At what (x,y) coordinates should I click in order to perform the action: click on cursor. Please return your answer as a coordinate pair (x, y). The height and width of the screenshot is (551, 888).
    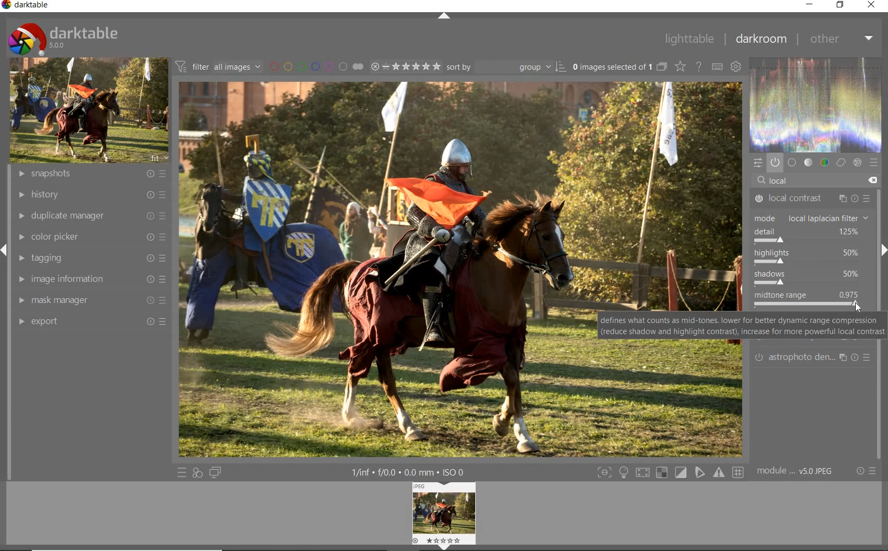
    Looking at the image, I should click on (861, 308).